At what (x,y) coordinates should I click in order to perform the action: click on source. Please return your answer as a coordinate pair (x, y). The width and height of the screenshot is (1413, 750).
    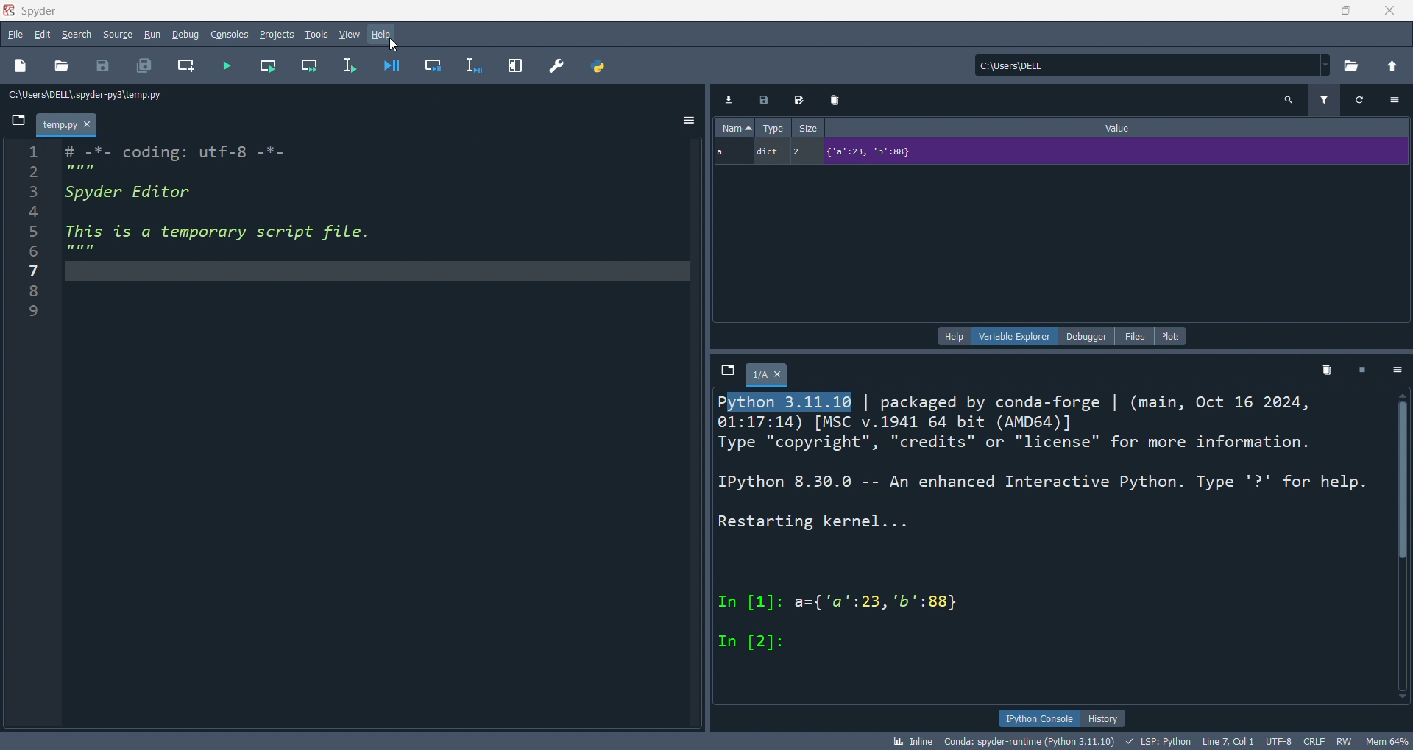
    Looking at the image, I should click on (118, 35).